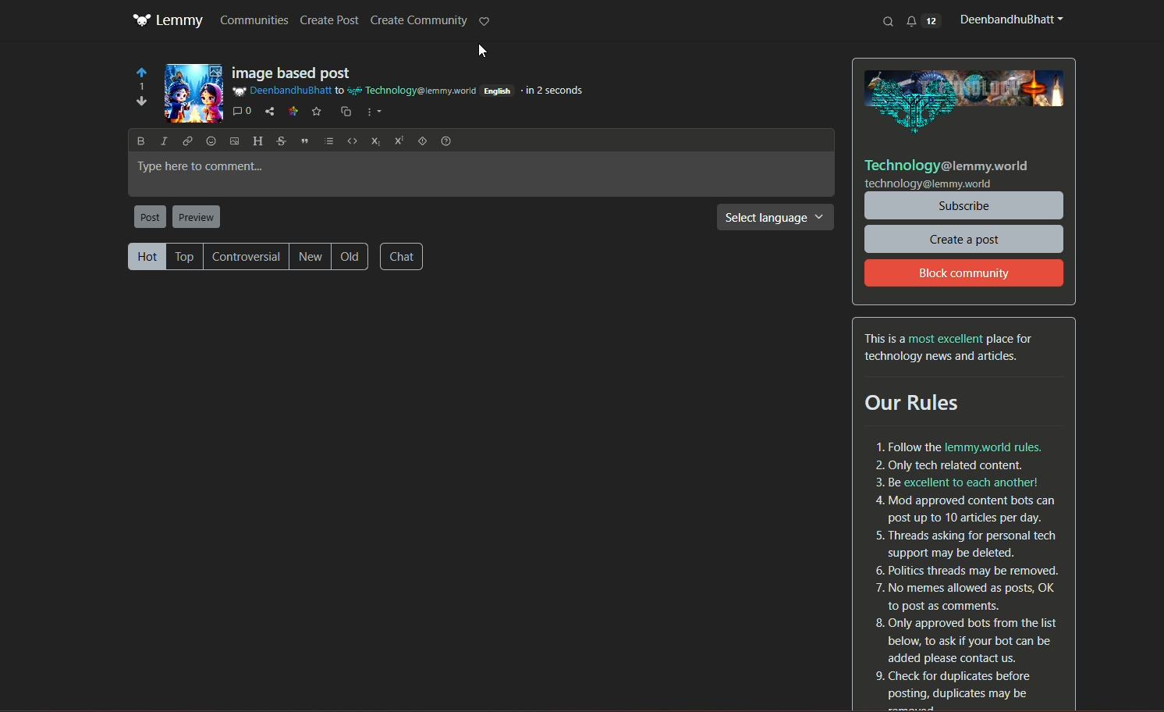 This screenshot has width=1164, height=712. I want to click on search, so click(889, 21).